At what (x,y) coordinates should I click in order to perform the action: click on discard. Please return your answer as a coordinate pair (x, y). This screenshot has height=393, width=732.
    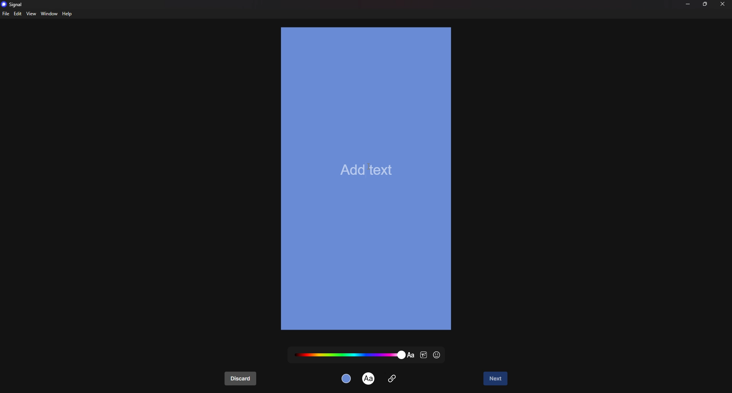
    Looking at the image, I should click on (241, 379).